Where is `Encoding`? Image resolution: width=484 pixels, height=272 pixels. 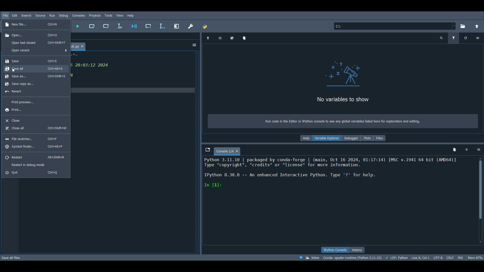 Encoding is located at coordinates (438, 256).